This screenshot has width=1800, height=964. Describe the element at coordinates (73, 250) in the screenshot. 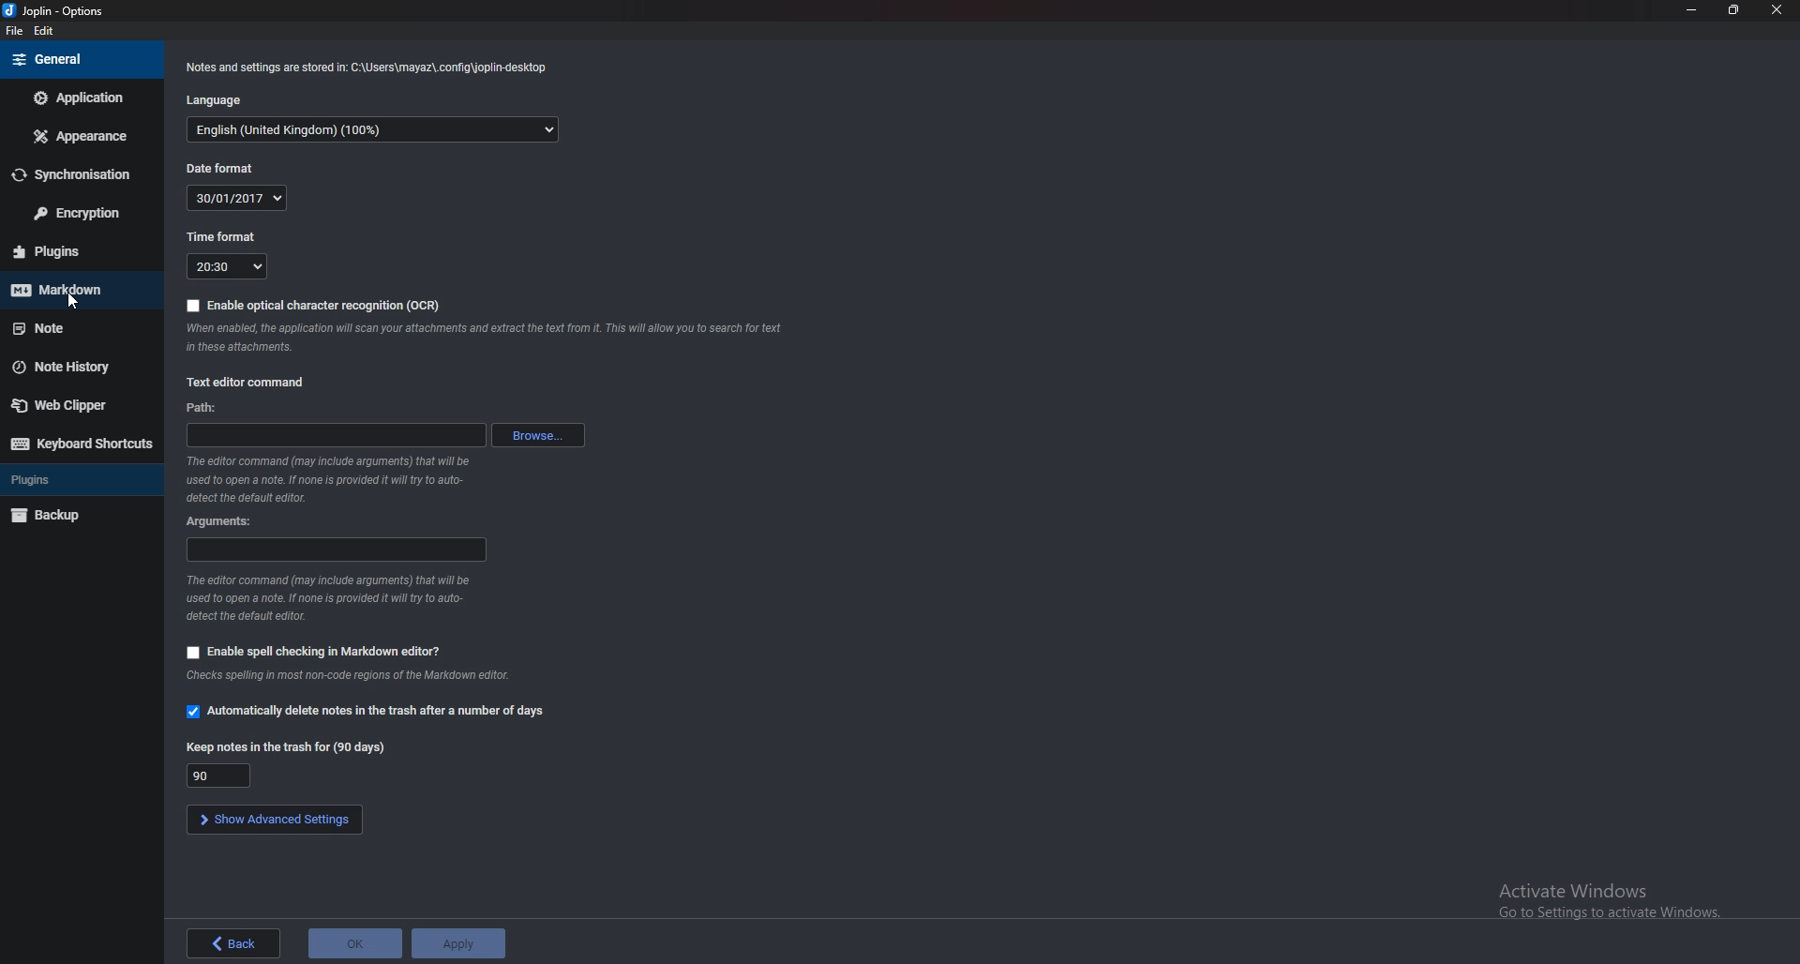

I see `plugins` at that location.